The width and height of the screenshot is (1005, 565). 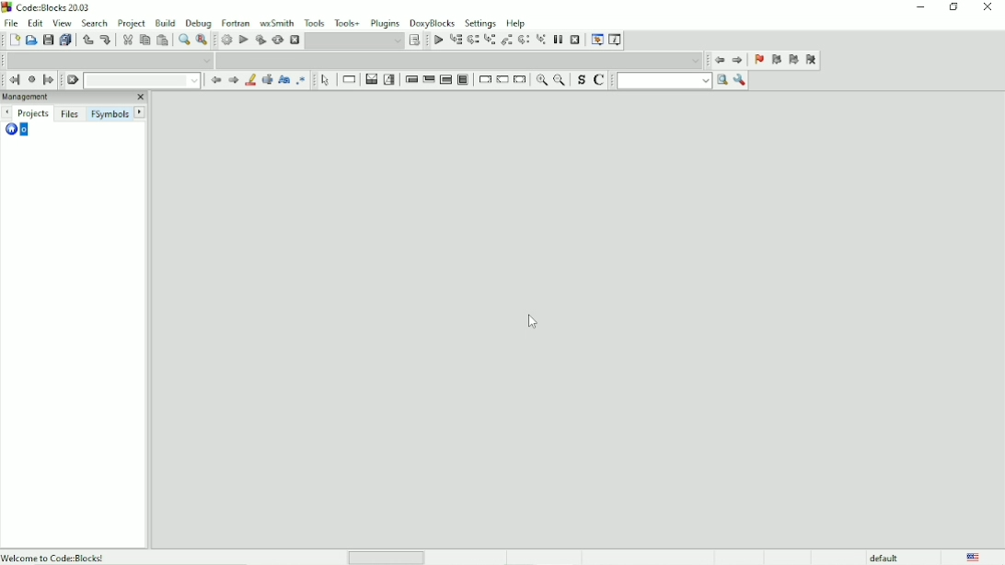 What do you see at coordinates (15, 40) in the screenshot?
I see `New File` at bounding box center [15, 40].